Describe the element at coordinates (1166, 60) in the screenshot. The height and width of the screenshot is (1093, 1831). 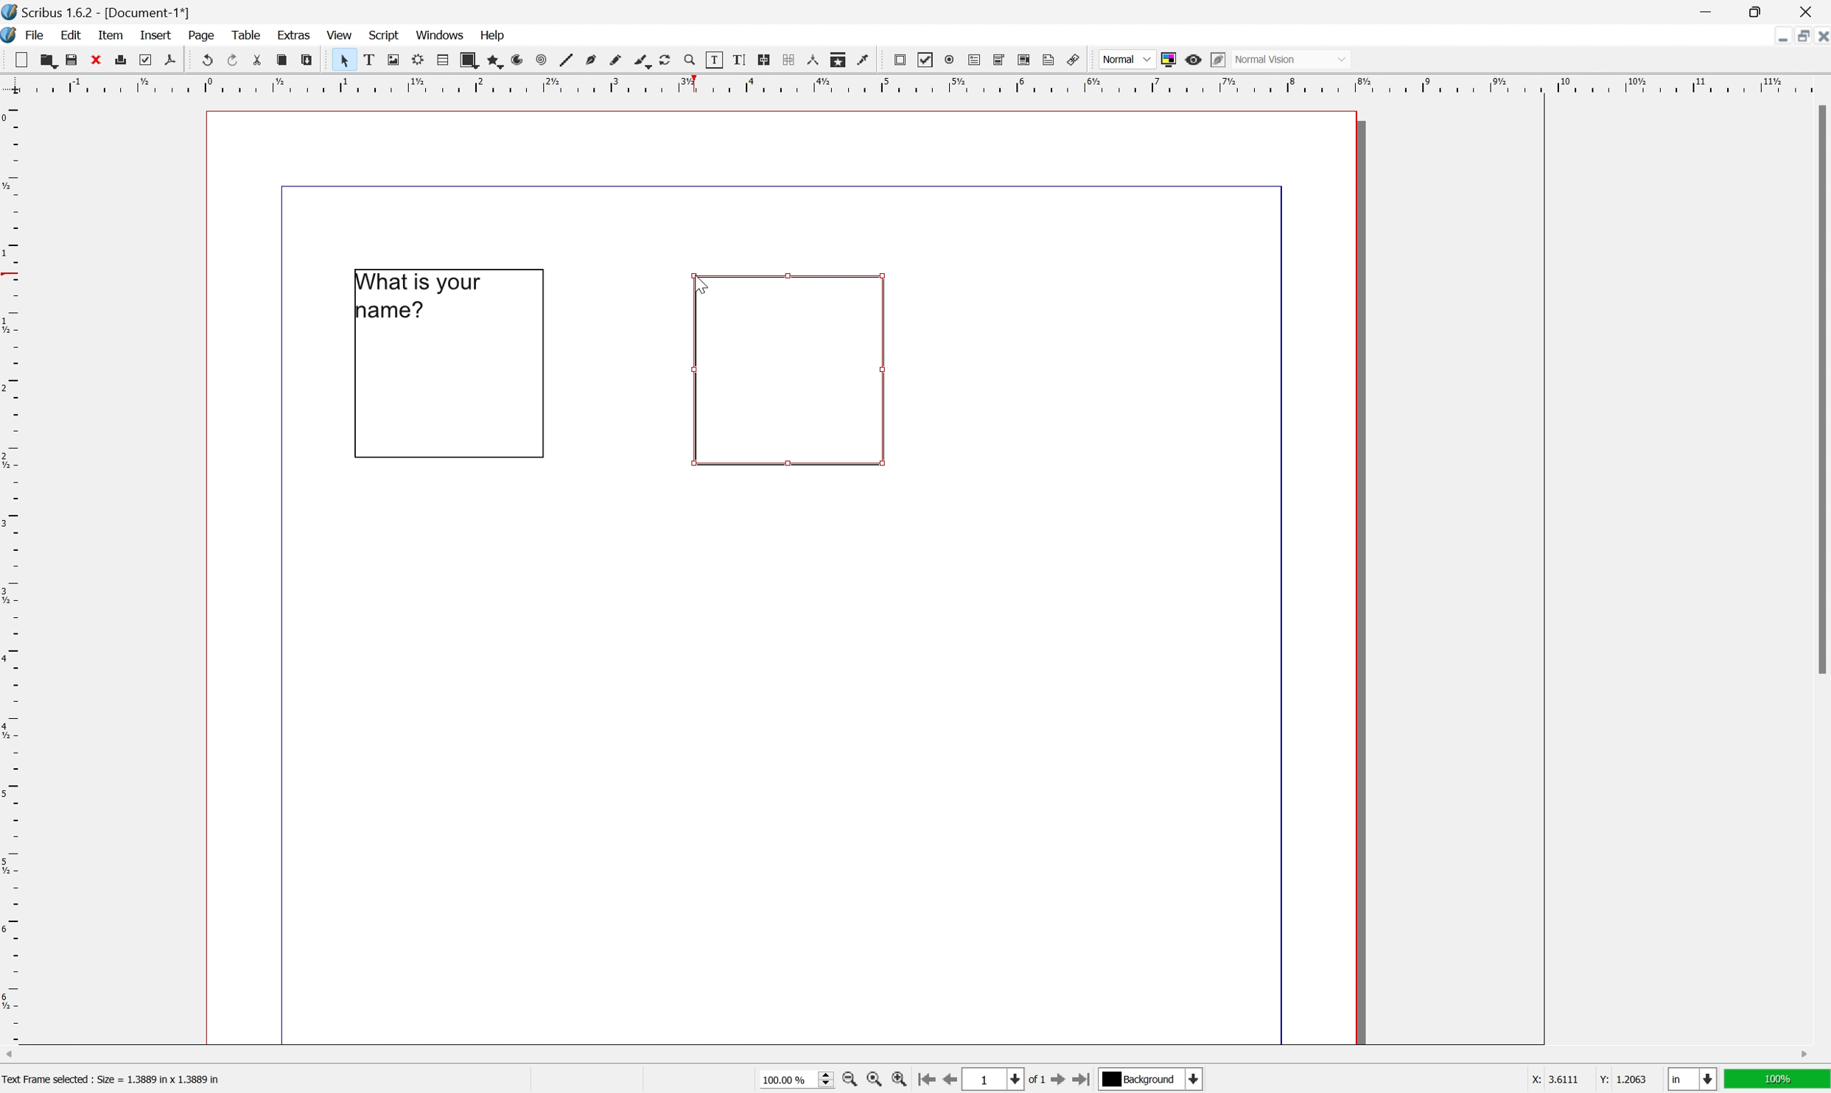
I see `toggle color management system` at that location.